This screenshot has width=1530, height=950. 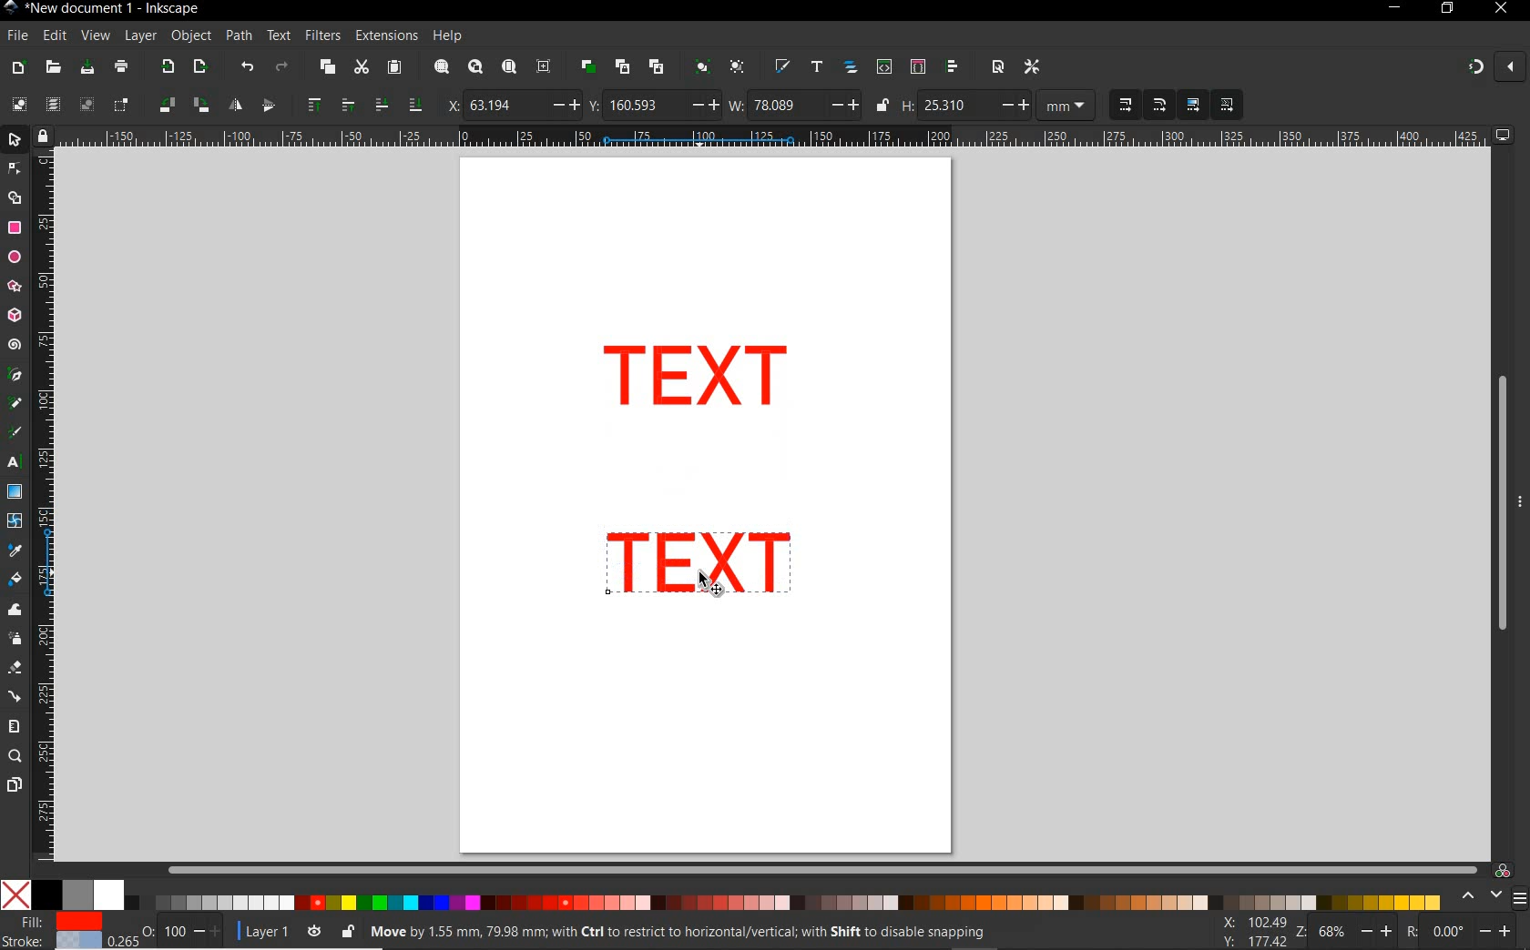 I want to click on layer, so click(x=141, y=36).